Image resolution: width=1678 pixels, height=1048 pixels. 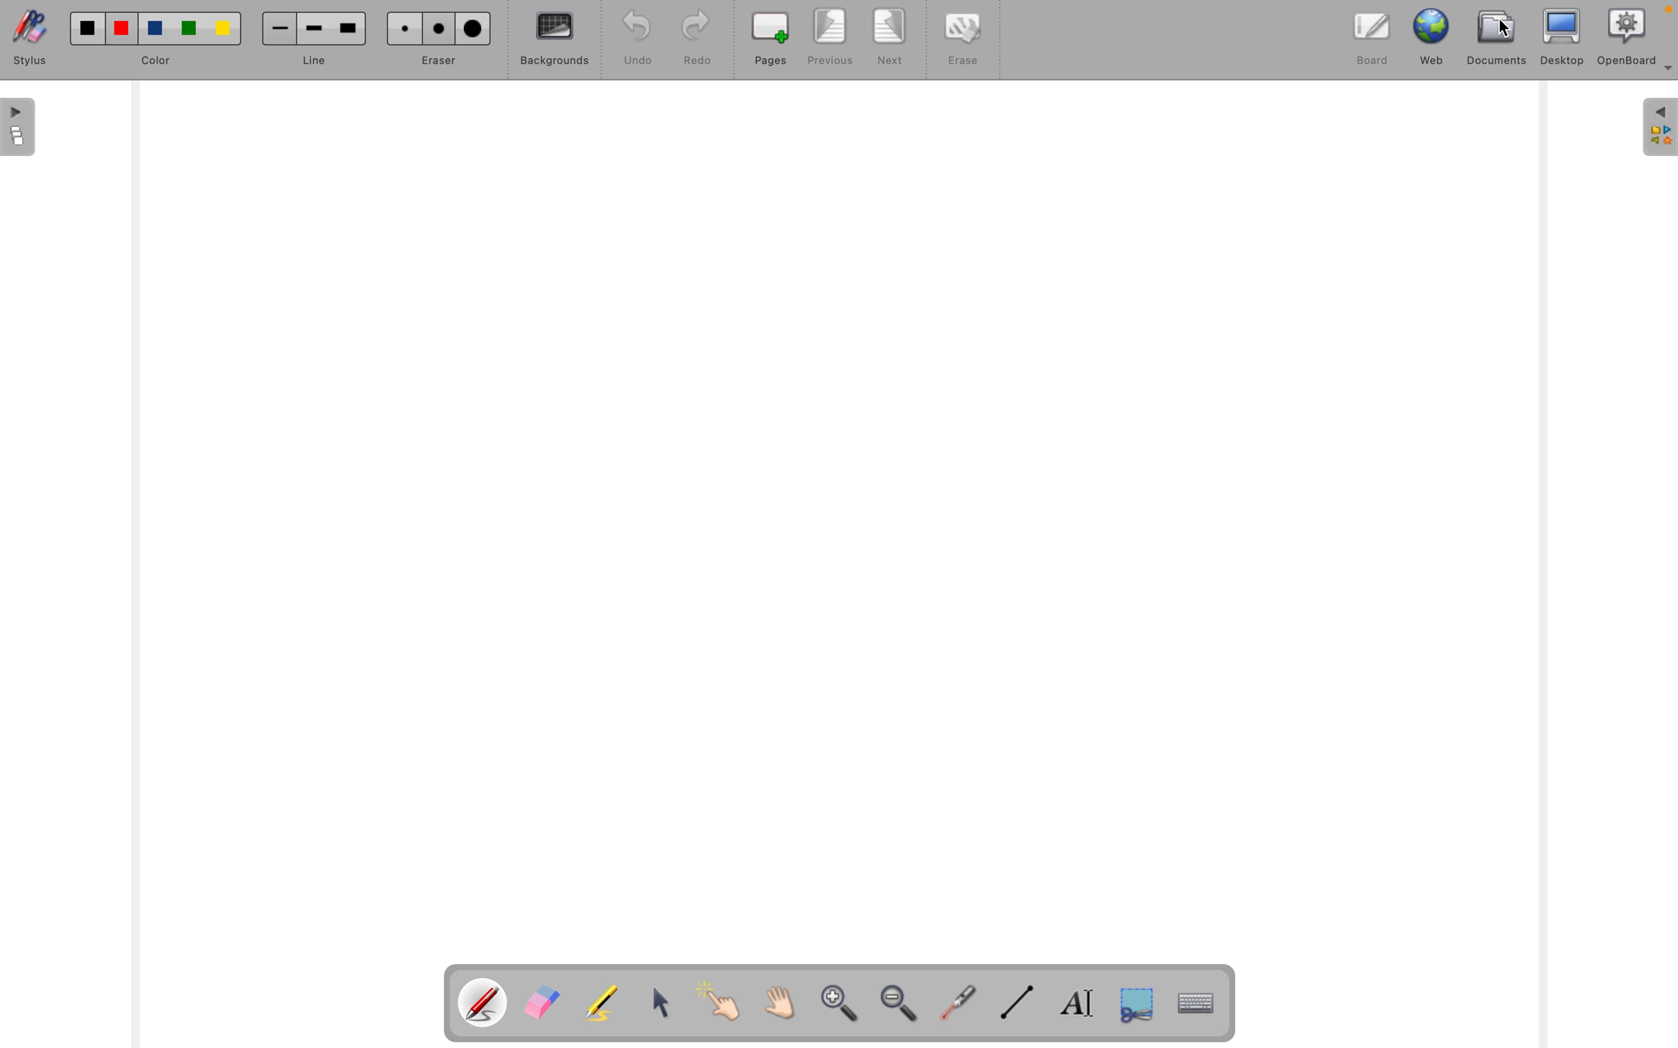 I want to click on more options, so click(x=1664, y=73).